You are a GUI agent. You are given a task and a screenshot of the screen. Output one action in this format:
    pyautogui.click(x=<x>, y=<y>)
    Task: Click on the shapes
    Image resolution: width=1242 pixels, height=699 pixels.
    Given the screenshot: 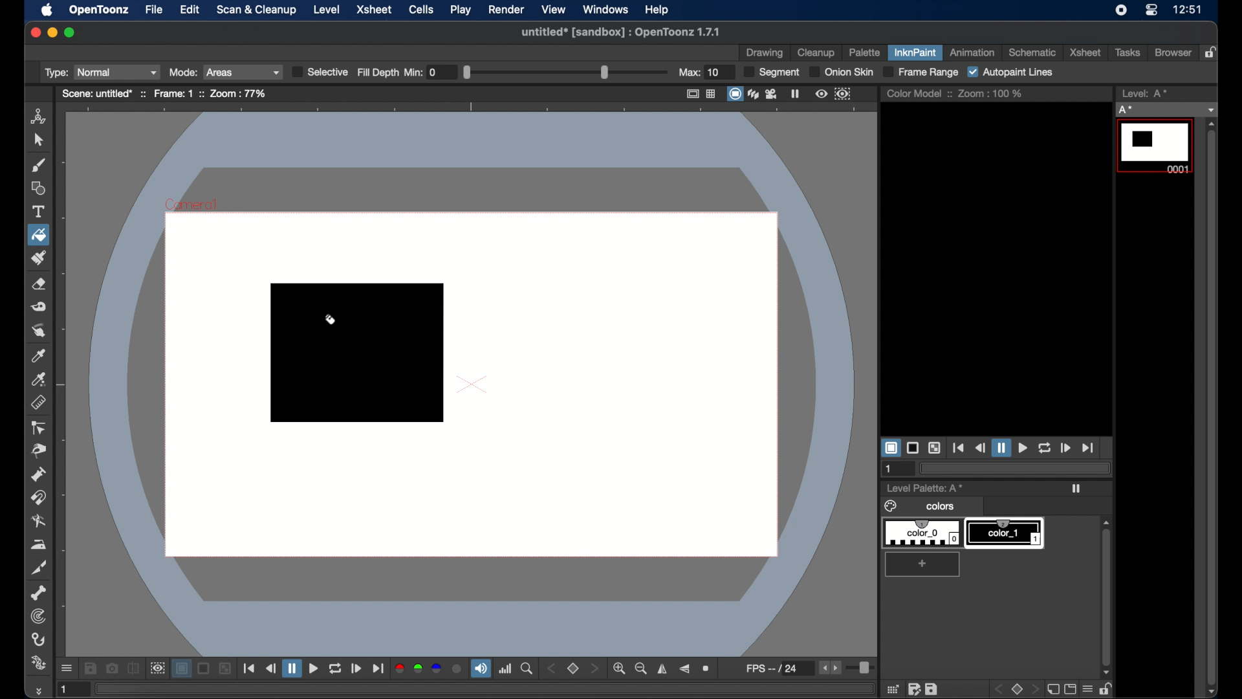 What is the action you would take?
    pyautogui.click(x=39, y=189)
    